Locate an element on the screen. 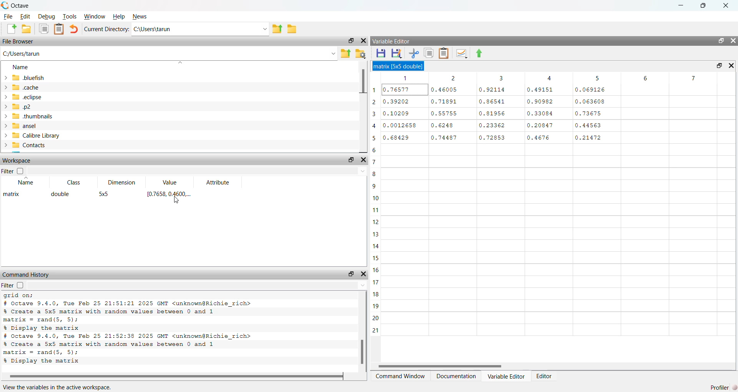 This screenshot has height=392, width=738. C Octave is located at coordinates (20, 5).